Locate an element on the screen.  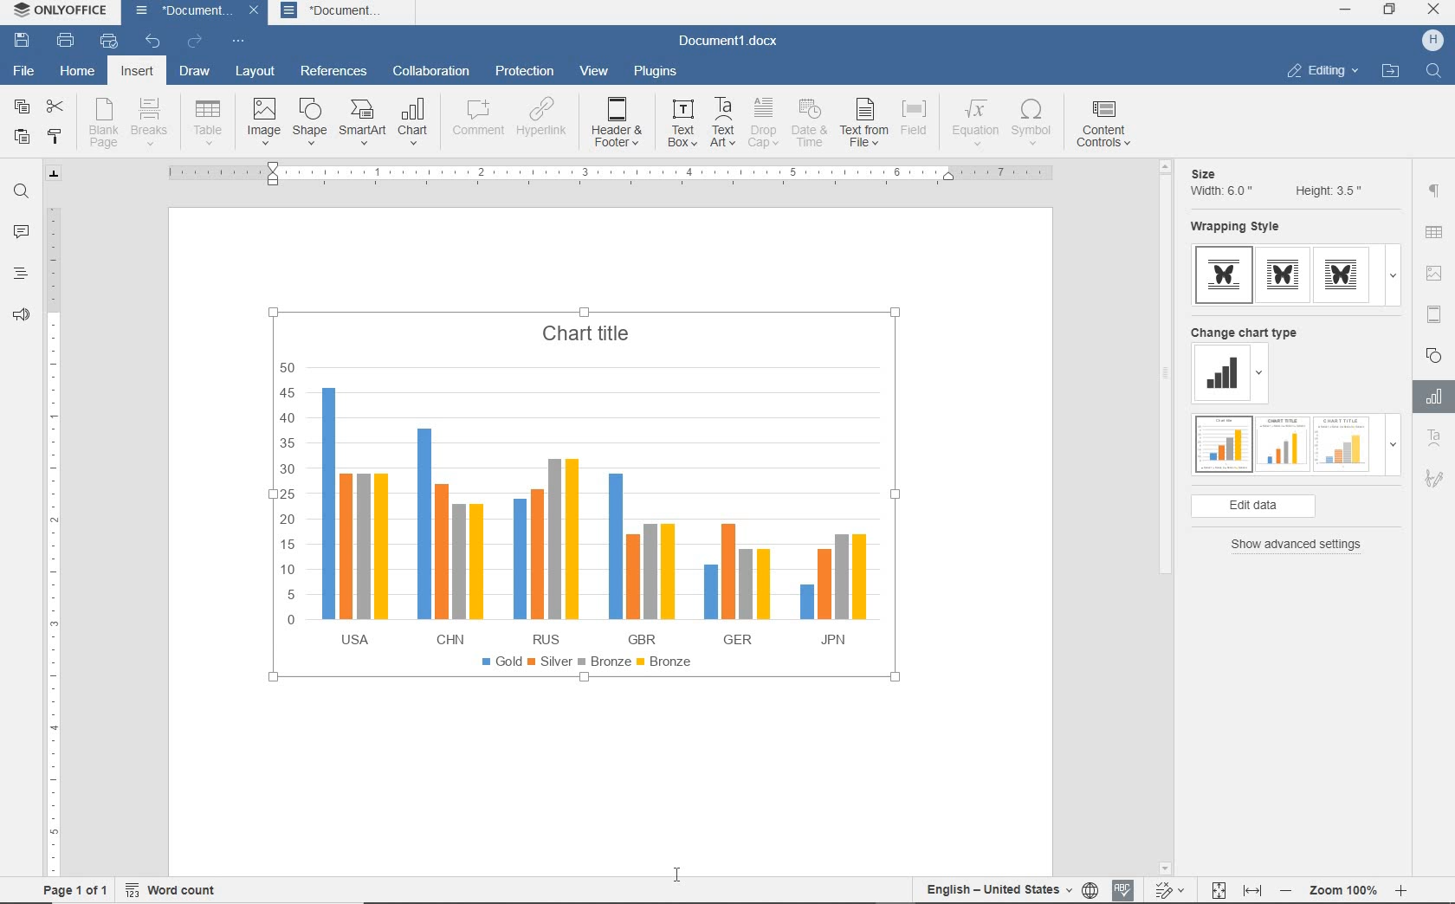
text language is located at coordinates (998, 888).